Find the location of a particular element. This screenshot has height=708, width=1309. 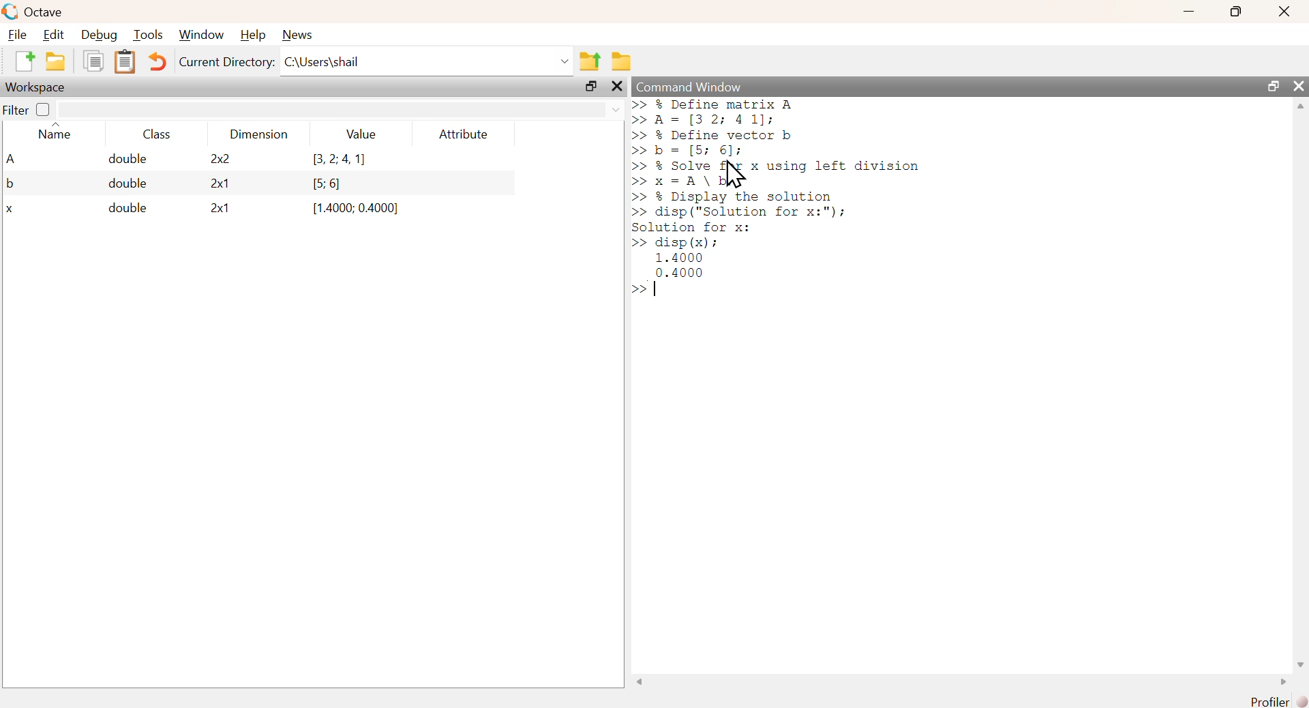

scrollbar is located at coordinates (1302, 385).